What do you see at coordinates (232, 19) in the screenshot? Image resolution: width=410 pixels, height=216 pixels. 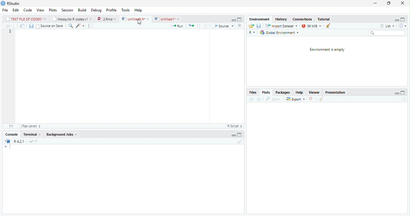 I see `Minimize` at bounding box center [232, 19].